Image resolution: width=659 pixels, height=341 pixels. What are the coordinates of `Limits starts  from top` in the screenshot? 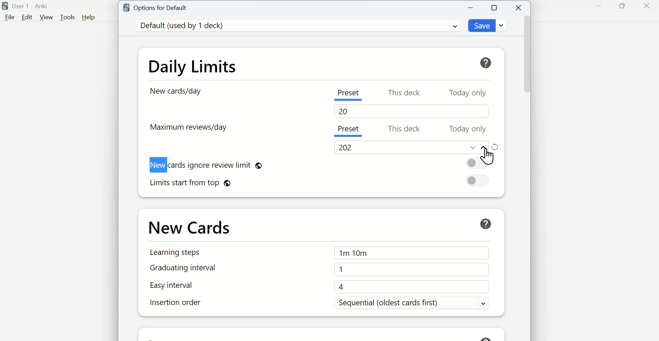 It's located at (320, 180).